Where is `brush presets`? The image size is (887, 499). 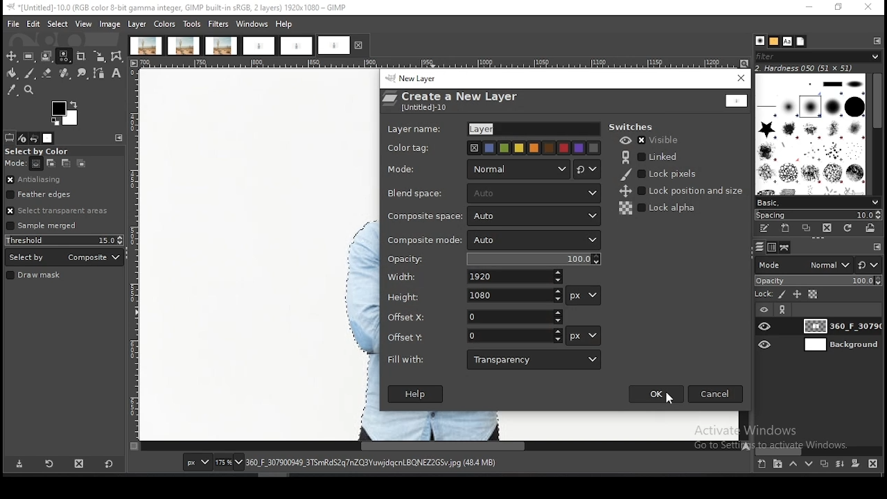
brush presets is located at coordinates (817, 203).